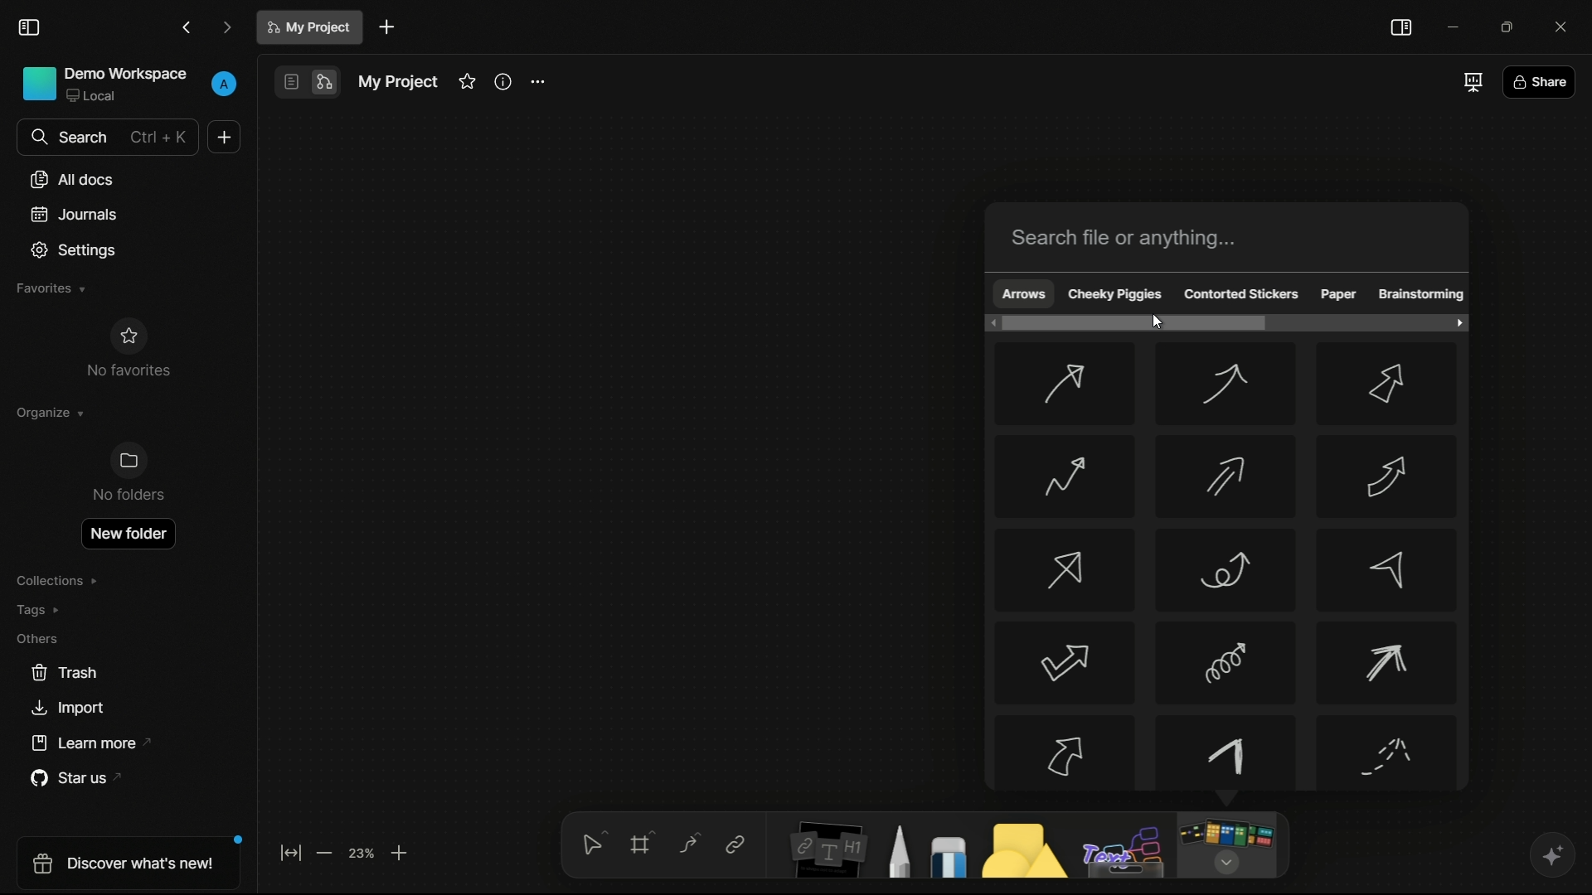  I want to click on scroll right, so click(1457, 322).